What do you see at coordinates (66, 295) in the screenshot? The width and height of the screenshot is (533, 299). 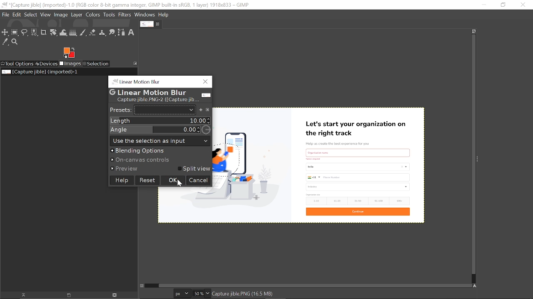 I see `open new display` at bounding box center [66, 295].